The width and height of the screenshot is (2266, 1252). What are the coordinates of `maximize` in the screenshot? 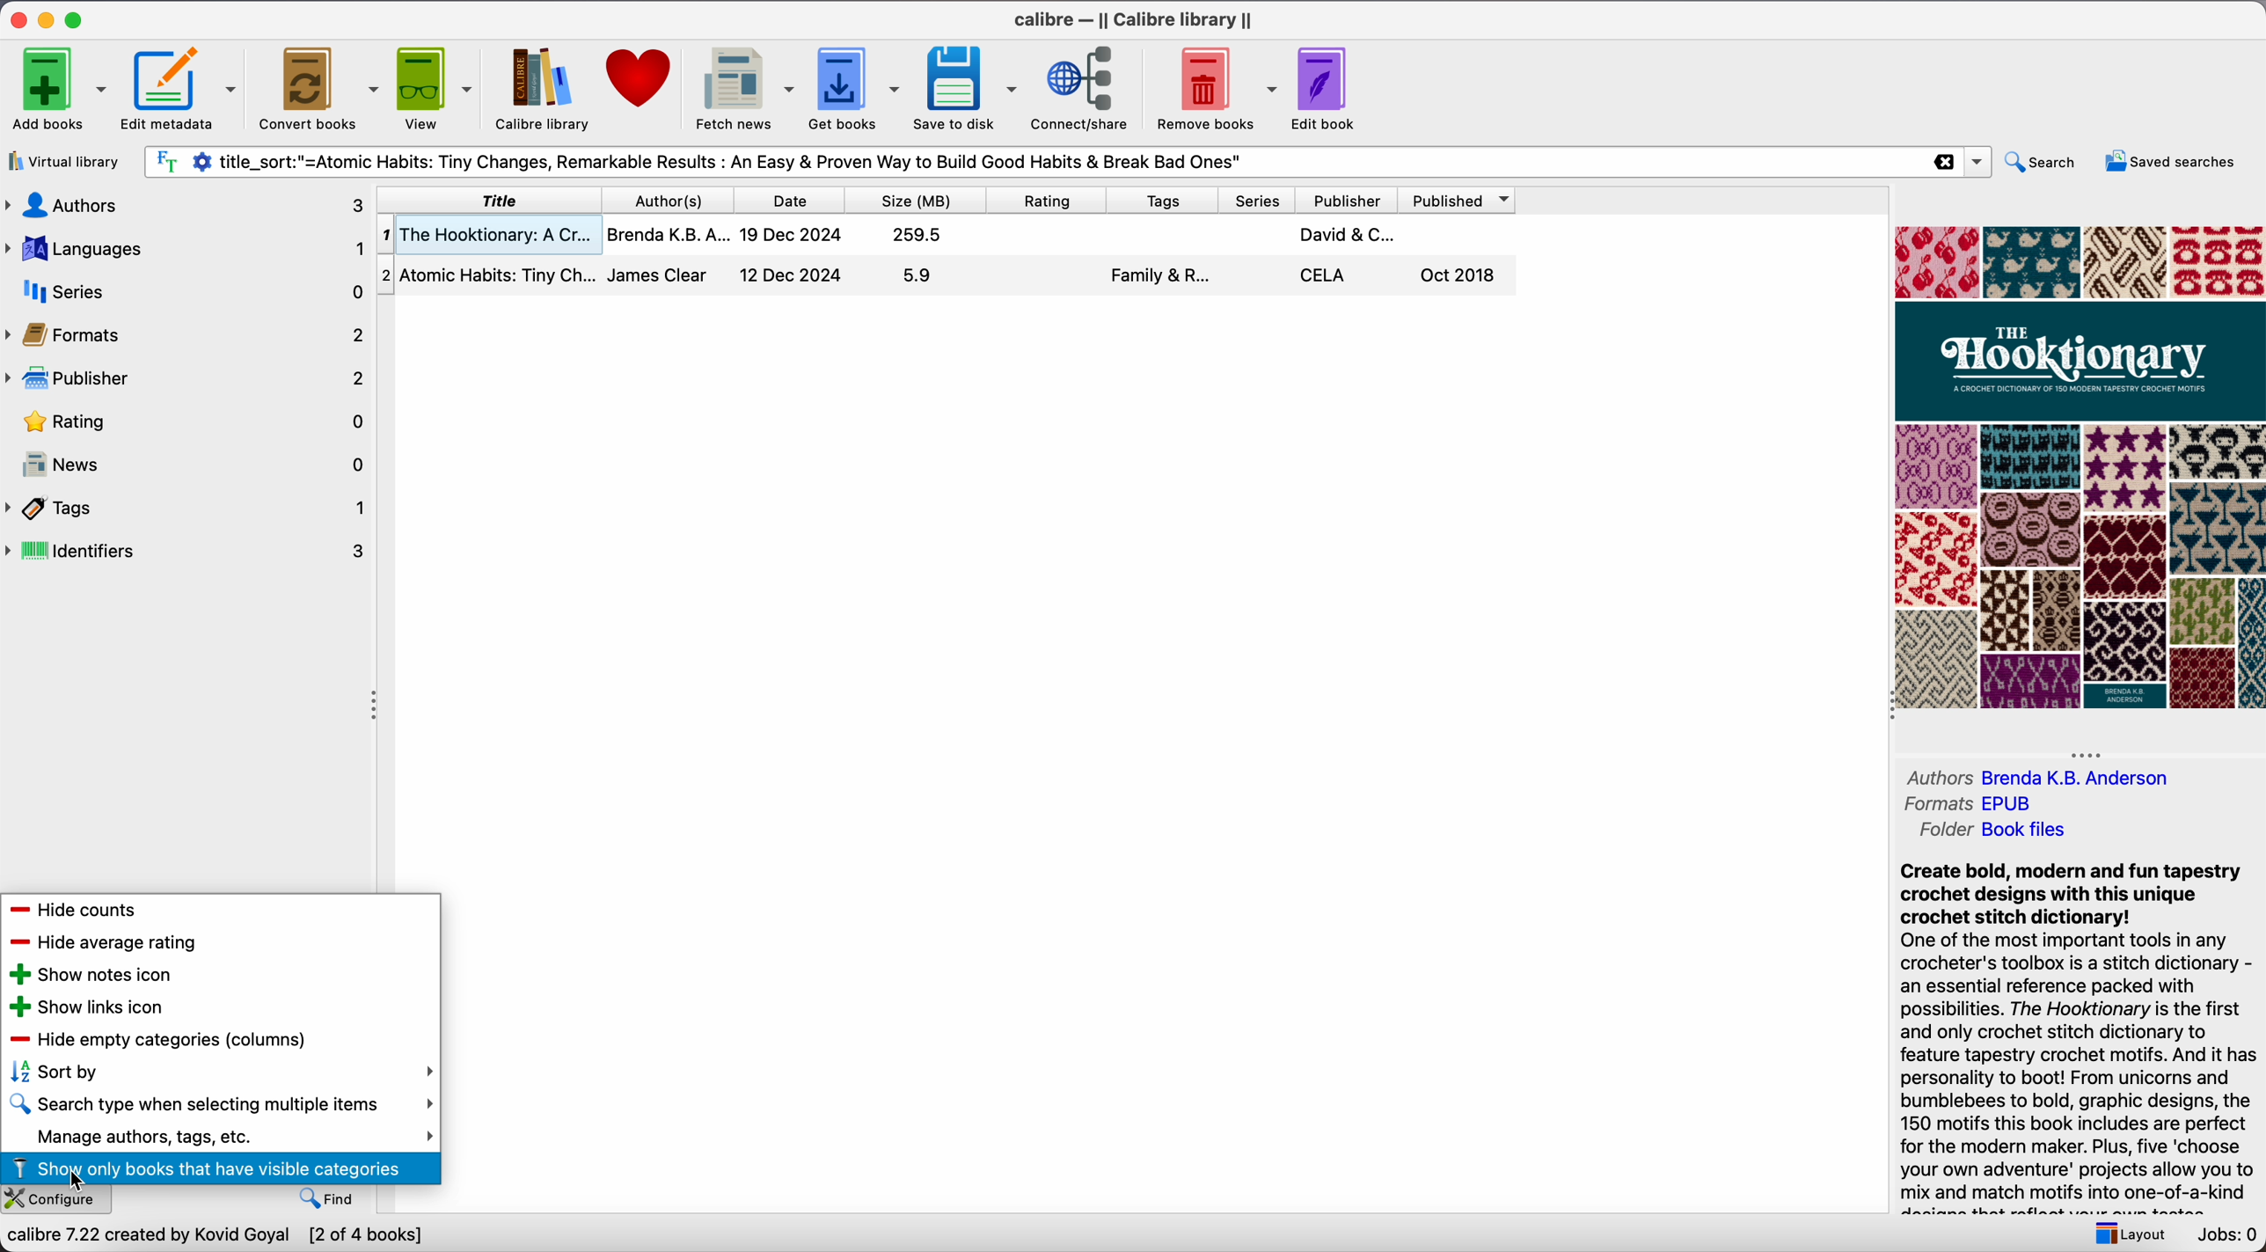 It's located at (77, 18).